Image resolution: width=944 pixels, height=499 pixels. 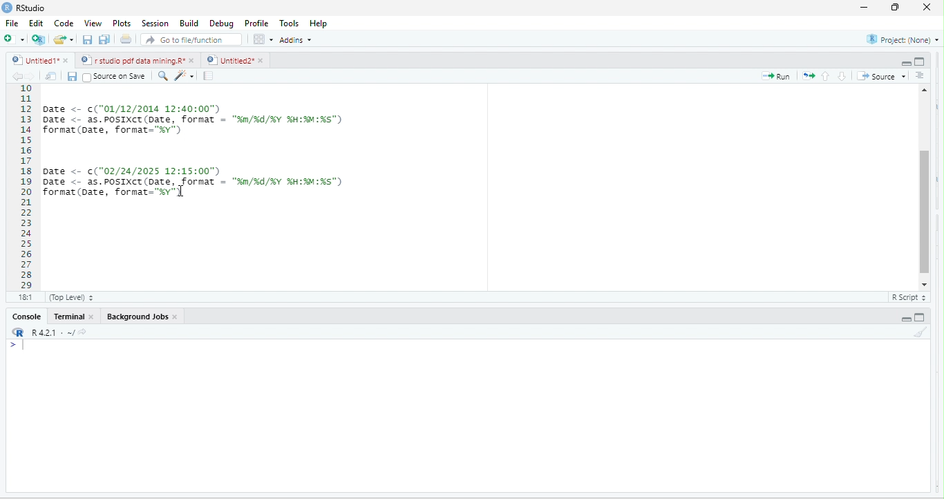 What do you see at coordinates (188, 24) in the screenshot?
I see `Build` at bounding box center [188, 24].